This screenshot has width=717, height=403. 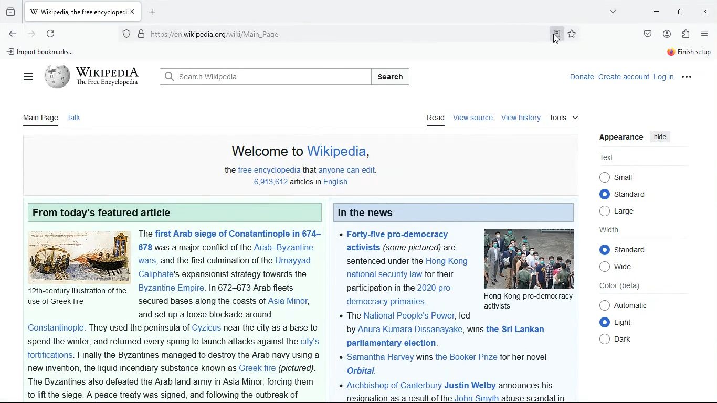 What do you see at coordinates (529, 301) in the screenshot?
I see `photo description` at bounding box center [529, 301].